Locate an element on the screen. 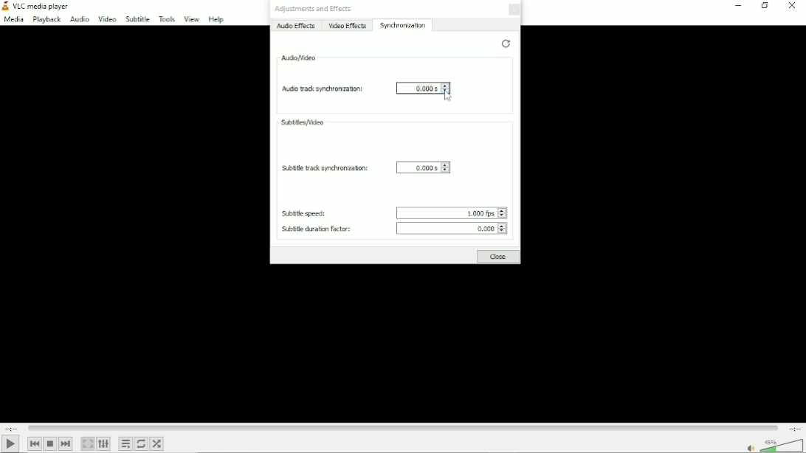 Image resolution: width=806 pixels, height=453 pixels. Toggle loop all, loop one and no loop is located at coordinates (142, 444).